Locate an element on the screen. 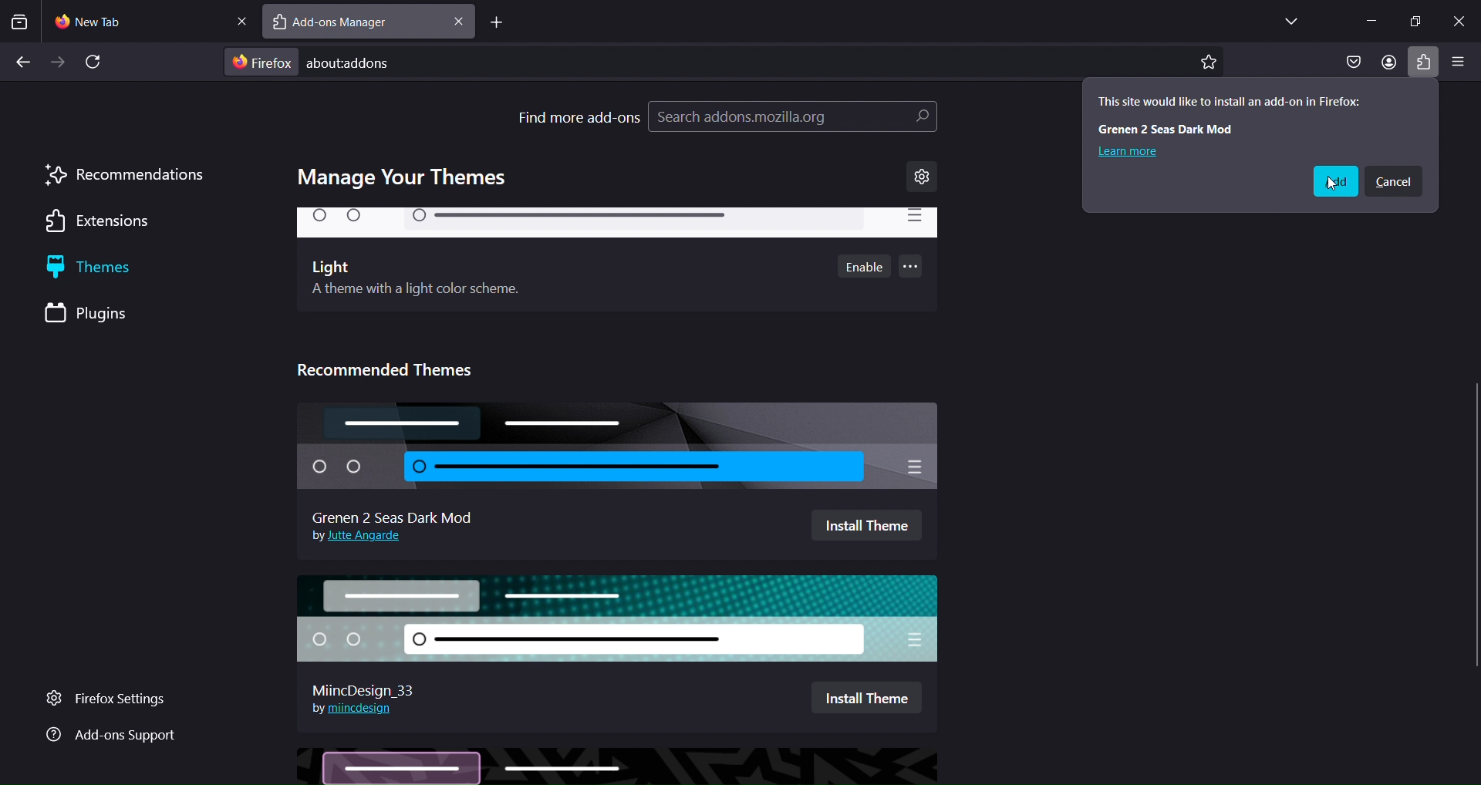 The width and height of the screenshot is (1481, 785). minx design 33 is located at coordinates (371, 686).